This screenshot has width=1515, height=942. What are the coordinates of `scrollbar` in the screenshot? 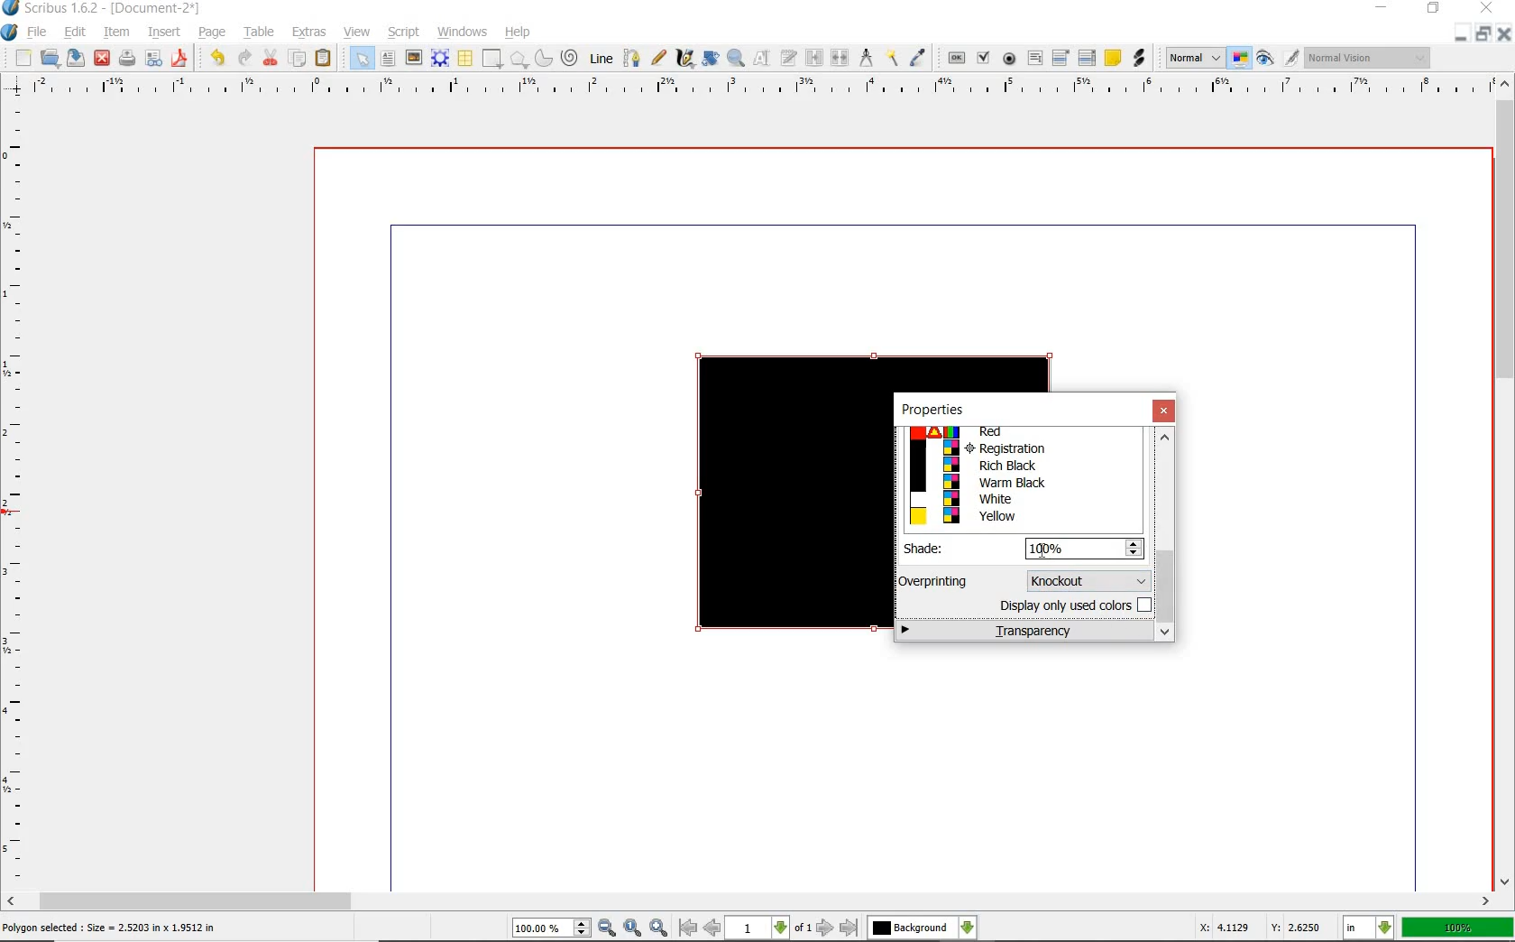 It's located at (1504, 483).